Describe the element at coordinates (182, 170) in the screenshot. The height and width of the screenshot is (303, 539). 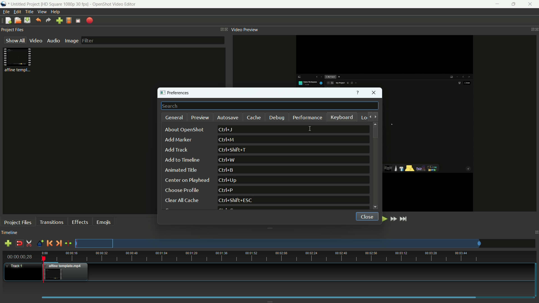
I see `animated title` at that location.